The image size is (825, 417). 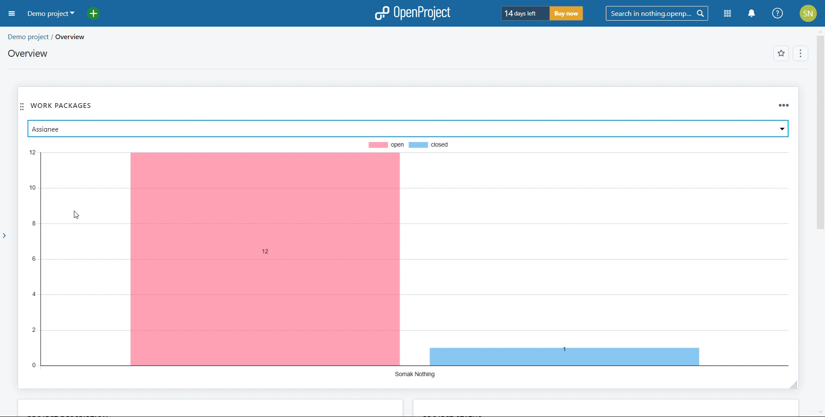 What do you see at coordinates (407, 129) in the screenshot?
I see `filter set to assignee` at bounding box center [407, 129].